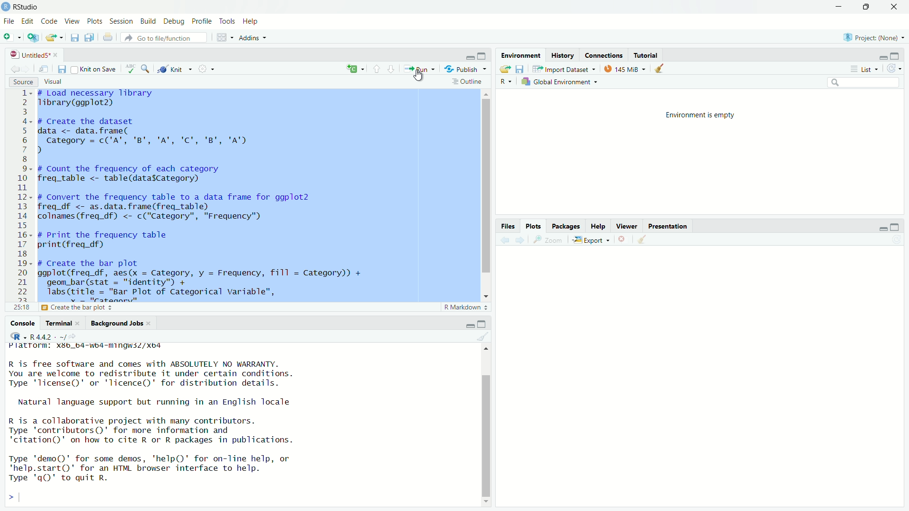  I want to click on new file, so click(10, 38).